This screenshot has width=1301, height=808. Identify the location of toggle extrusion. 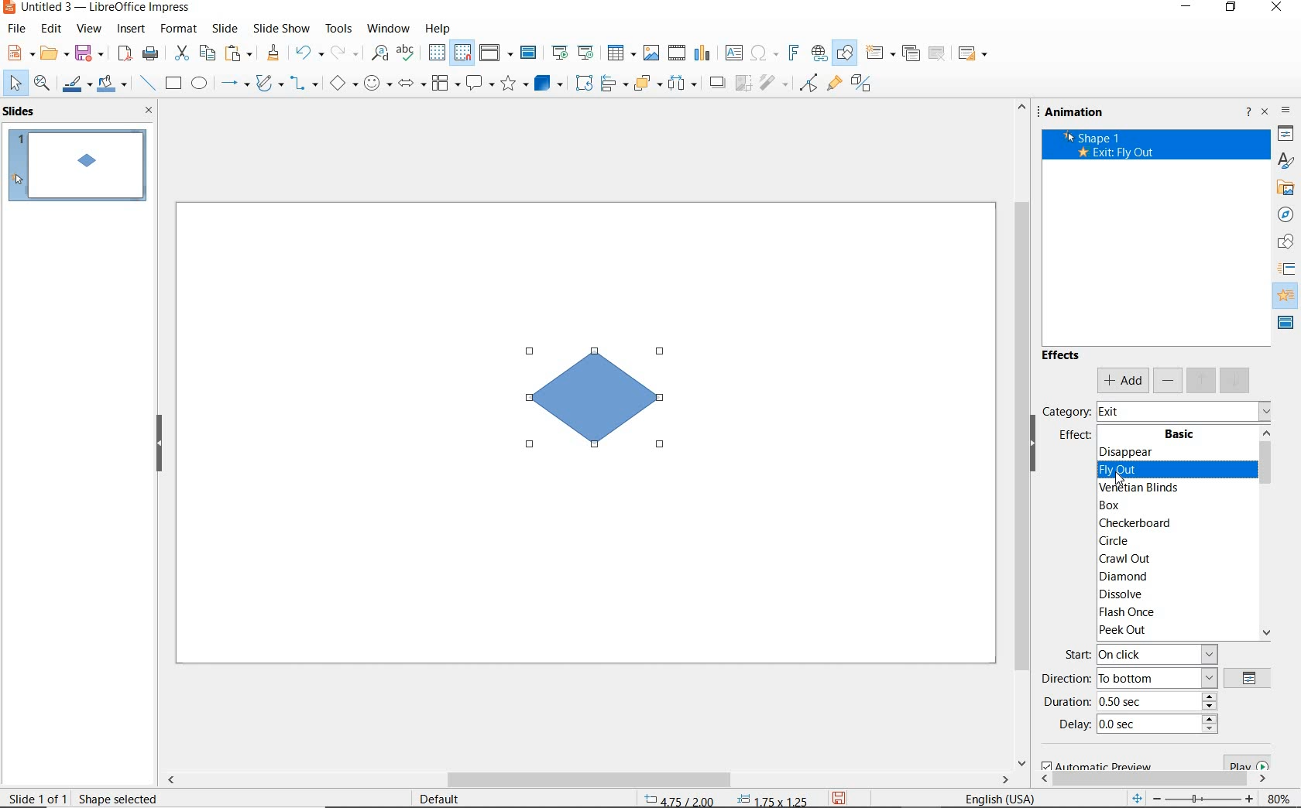
(863, 85).